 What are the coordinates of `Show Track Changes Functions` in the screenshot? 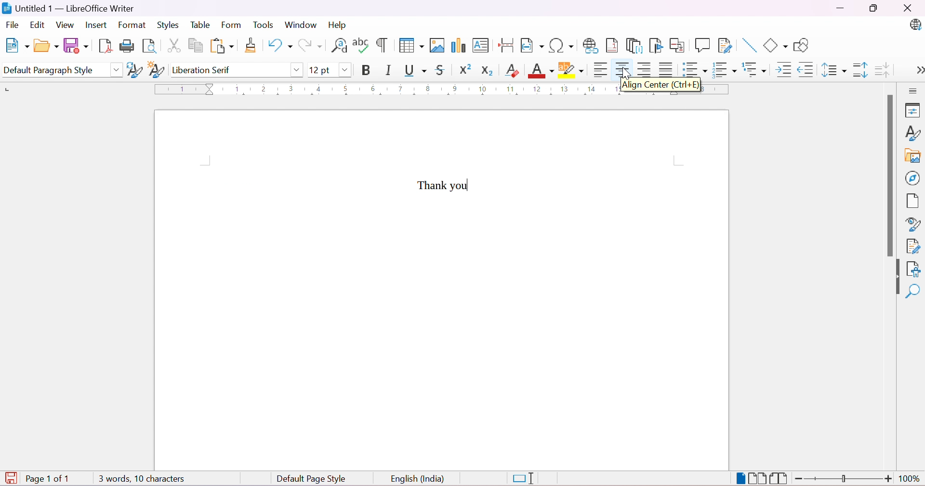 It's located at (726, 45).